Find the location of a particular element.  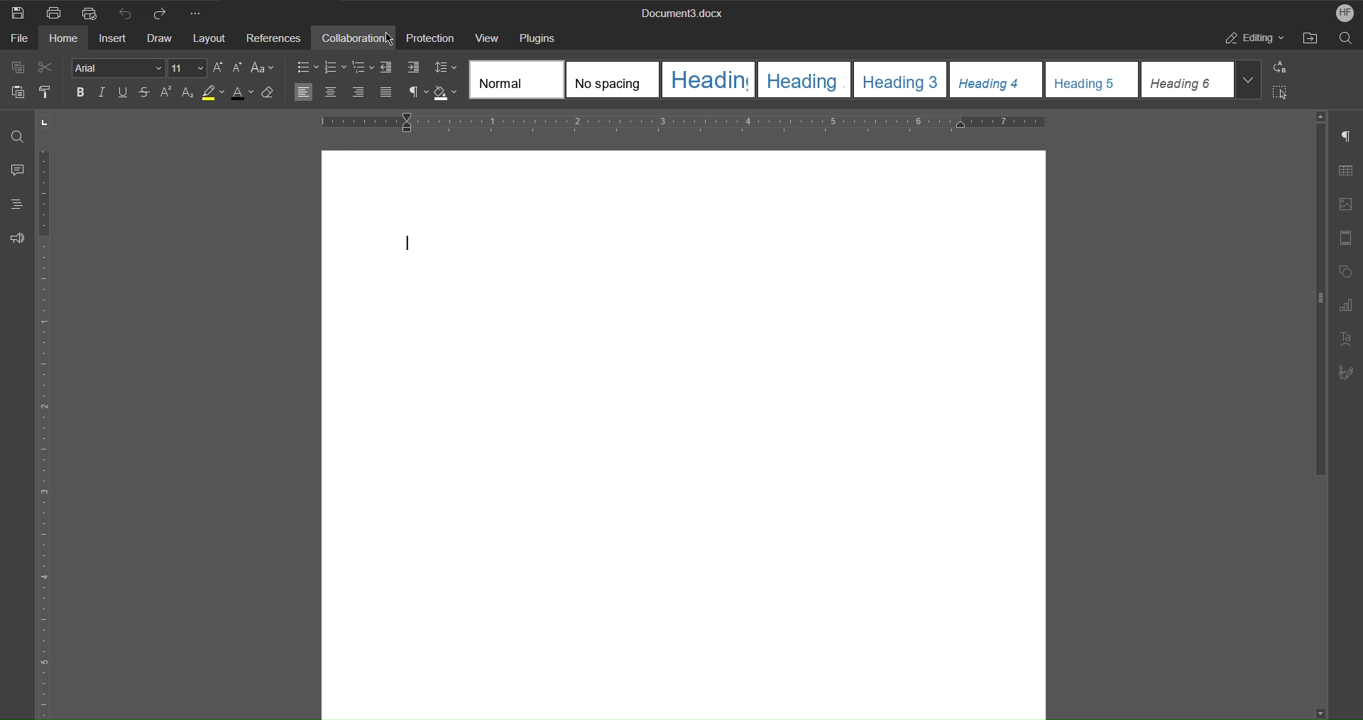

Header/Footer is located at coordinates (1347, 236).